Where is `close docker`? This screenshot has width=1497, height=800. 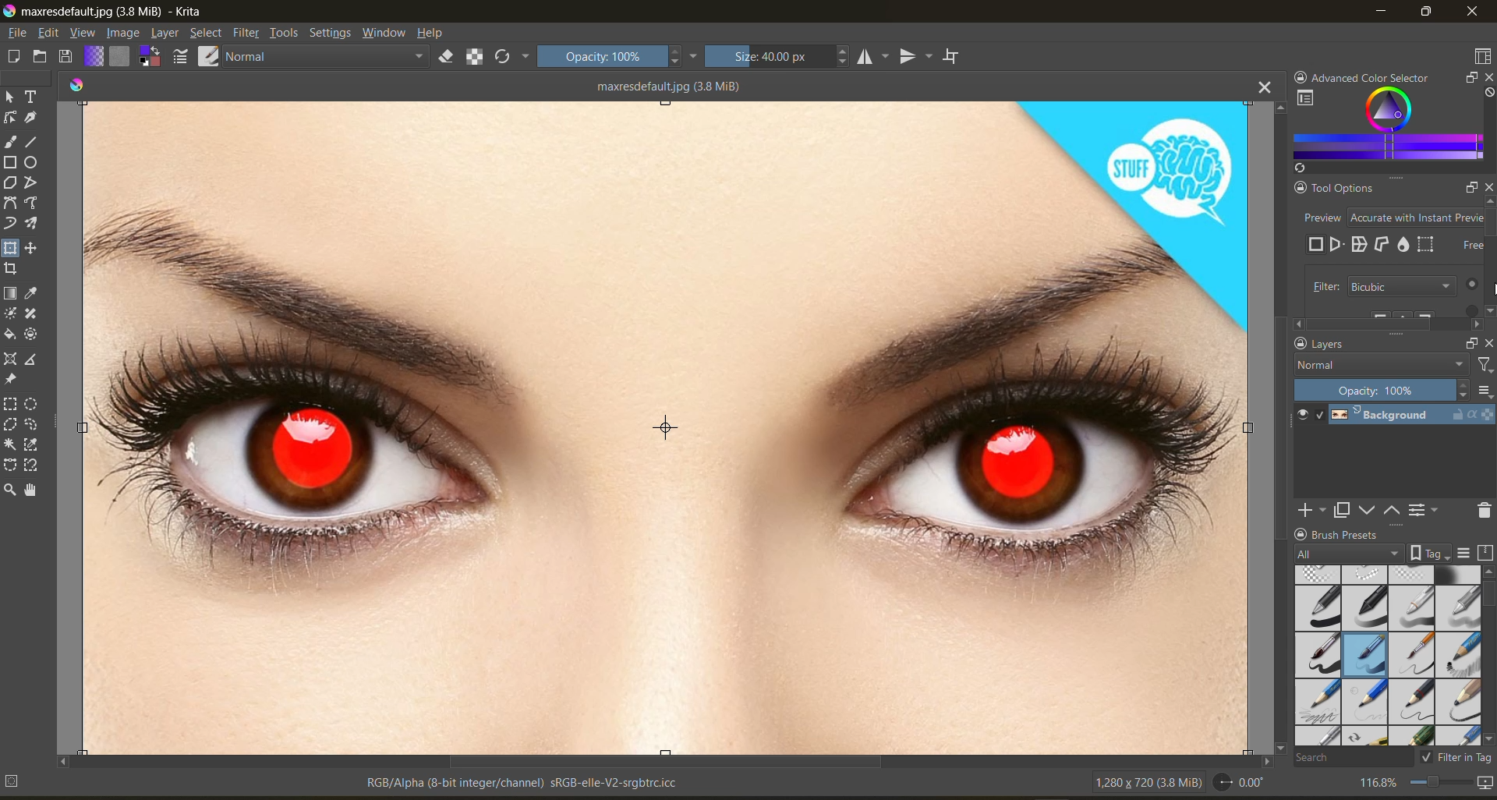 close docker is located at coordinates (1486, 76).